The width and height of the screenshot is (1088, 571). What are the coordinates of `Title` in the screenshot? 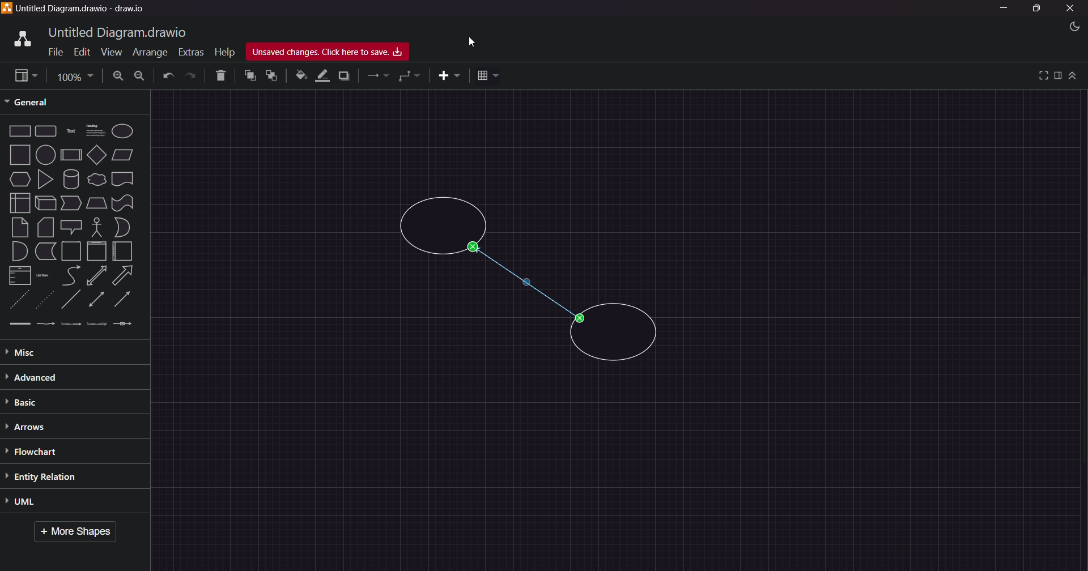 It's located at (85, 9).